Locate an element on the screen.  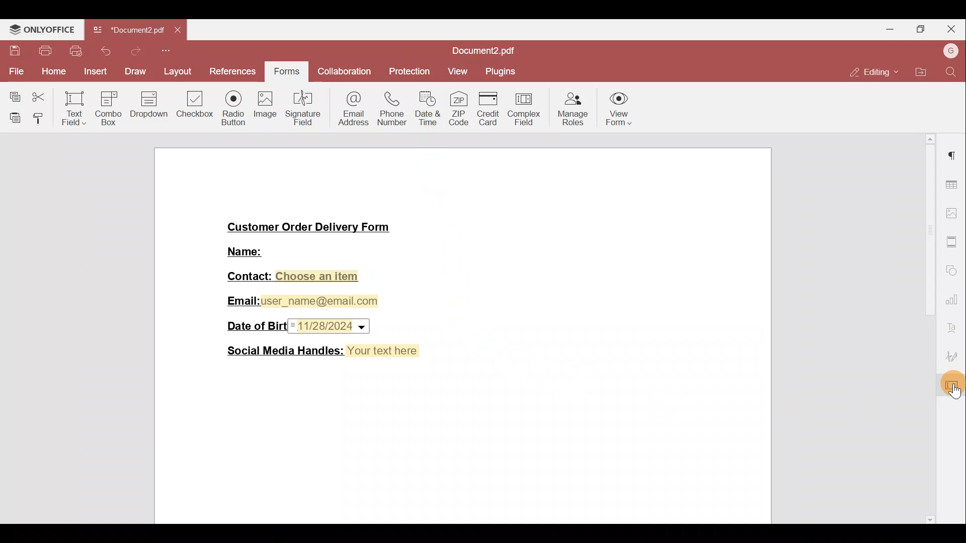
Close tab is located at coordinates (176, 31).